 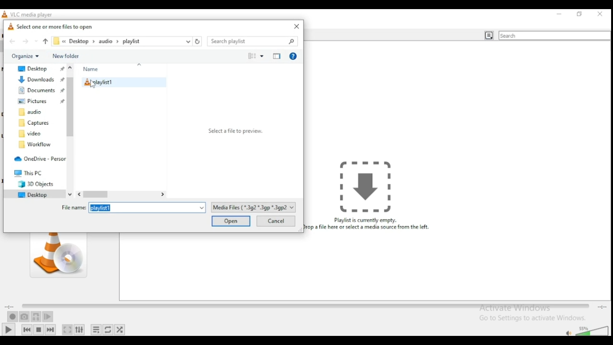 What do you see at coordinates (123, 83) in the screenshot?
I see `playlist 1` at bounding box center [123, 83].